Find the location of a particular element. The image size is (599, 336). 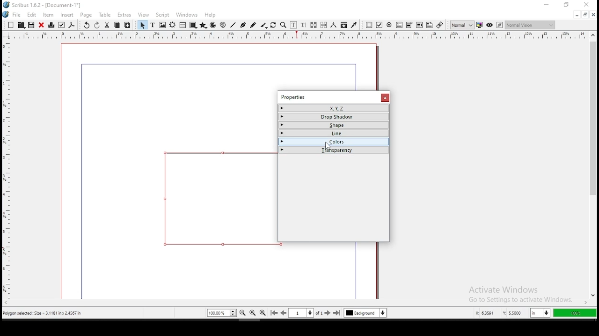

text is located at coordinates (153, 25).